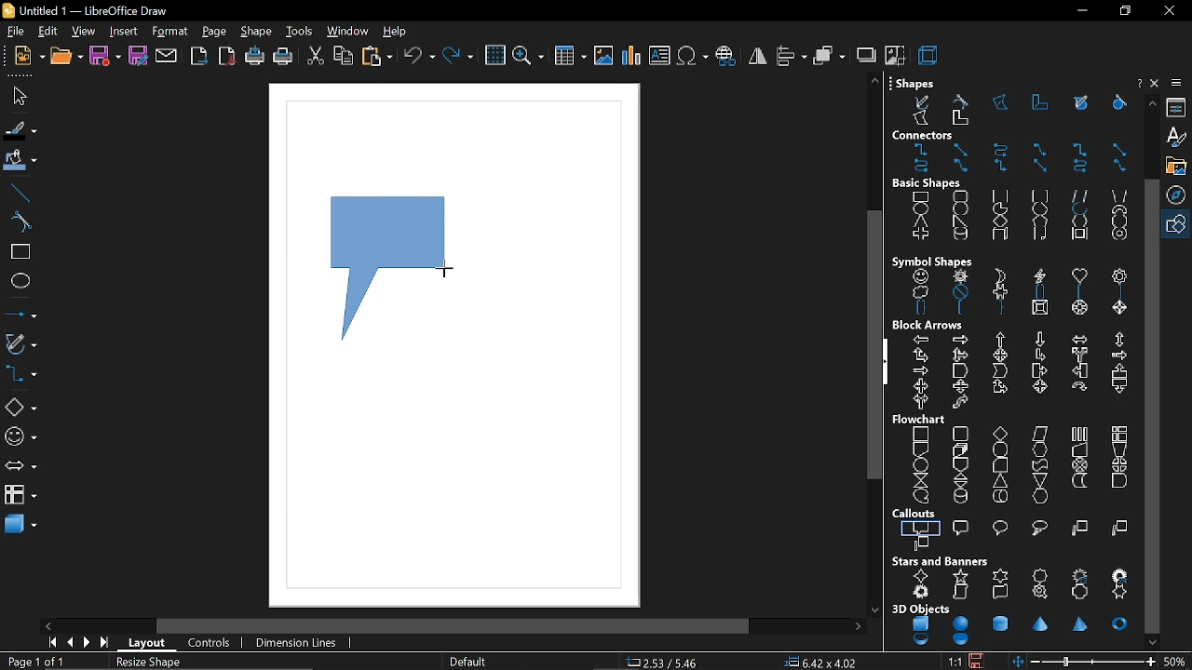  What do you see at coordinates (820, 663) in the screenshot?
I see `position` at bounding box center [820, 663].